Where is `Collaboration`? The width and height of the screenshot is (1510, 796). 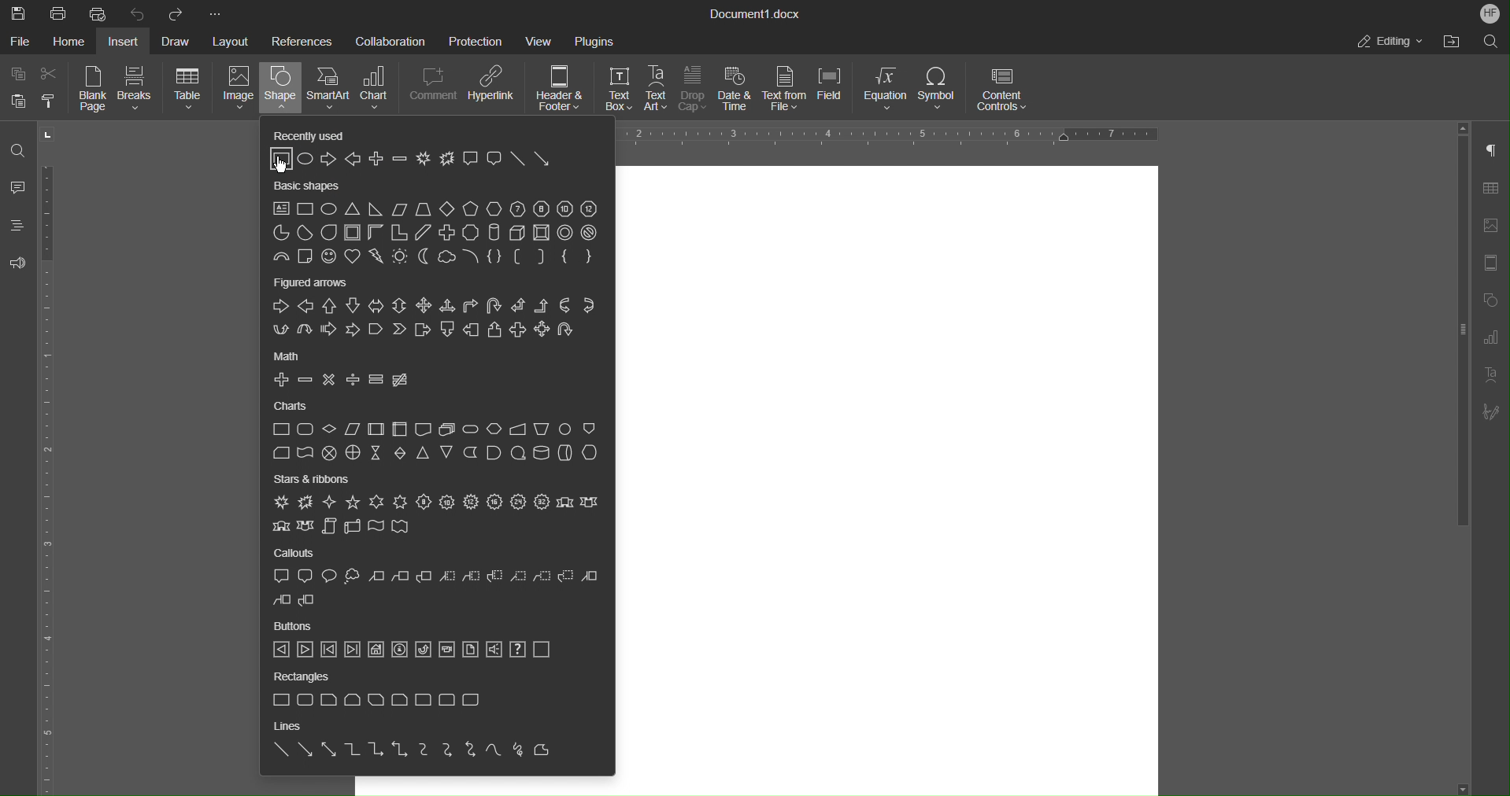
Collaboration is located at coordinates (389, 41).